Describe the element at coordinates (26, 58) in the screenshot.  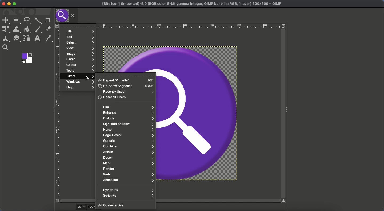
I see `Color` at that location.